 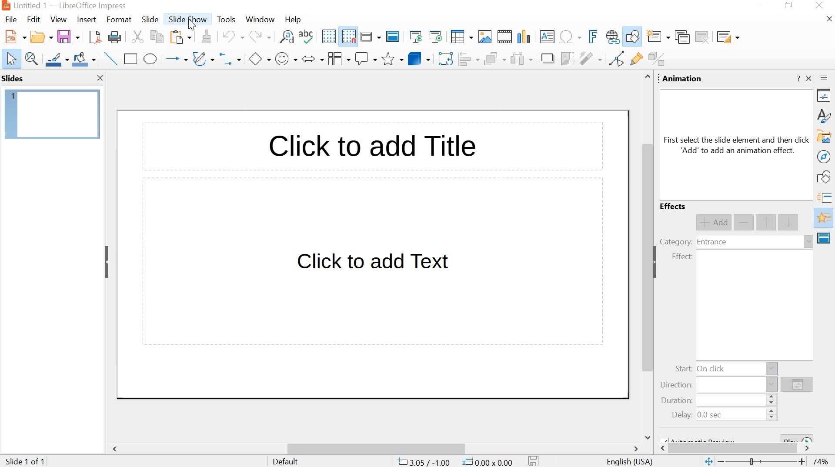 What do you see at coordinates (505, 37) in the screenshot?
I see `insert video` at bounding box center [505, 37].